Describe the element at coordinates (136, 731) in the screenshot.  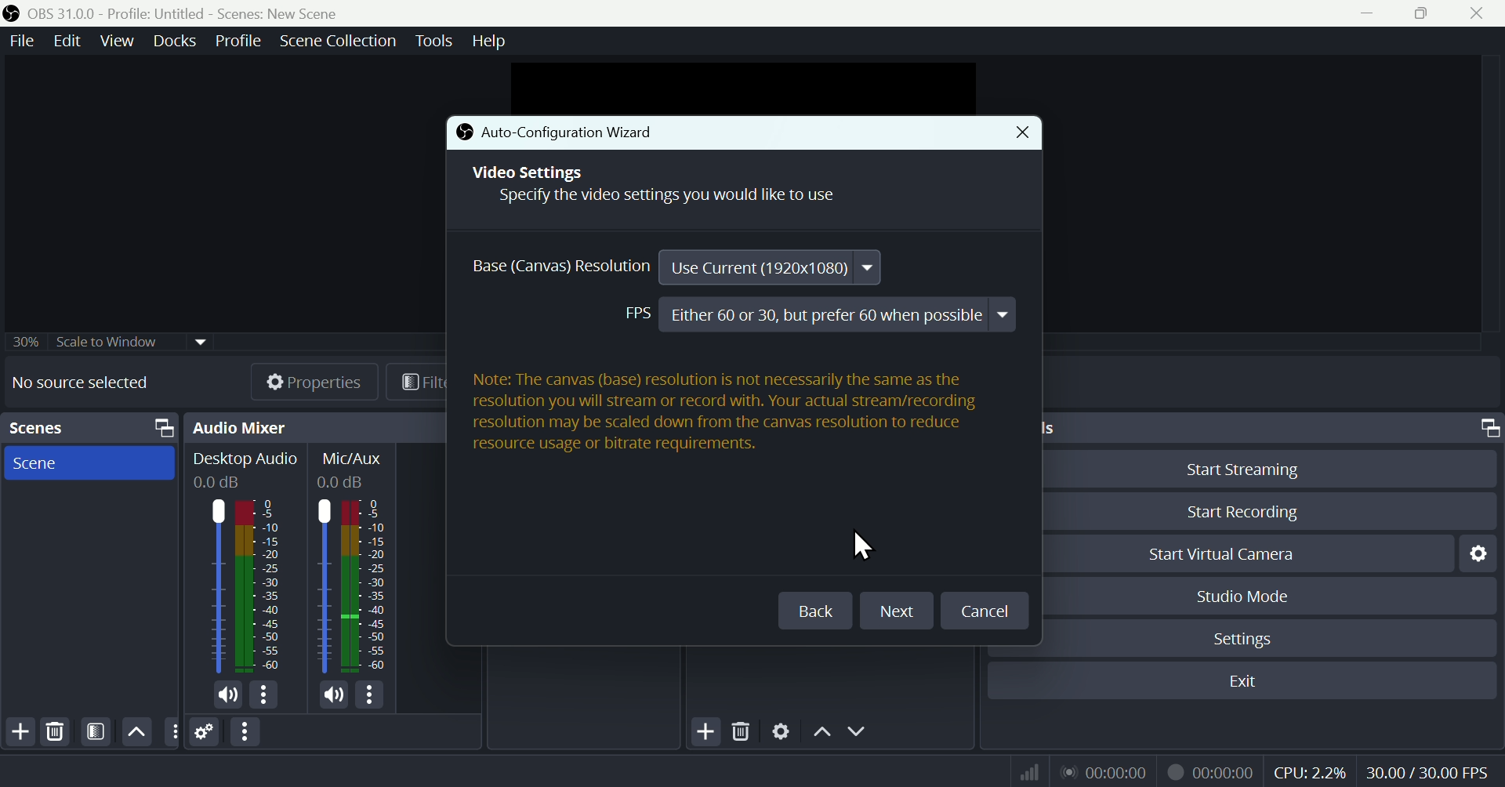
I see `Up` at that location.